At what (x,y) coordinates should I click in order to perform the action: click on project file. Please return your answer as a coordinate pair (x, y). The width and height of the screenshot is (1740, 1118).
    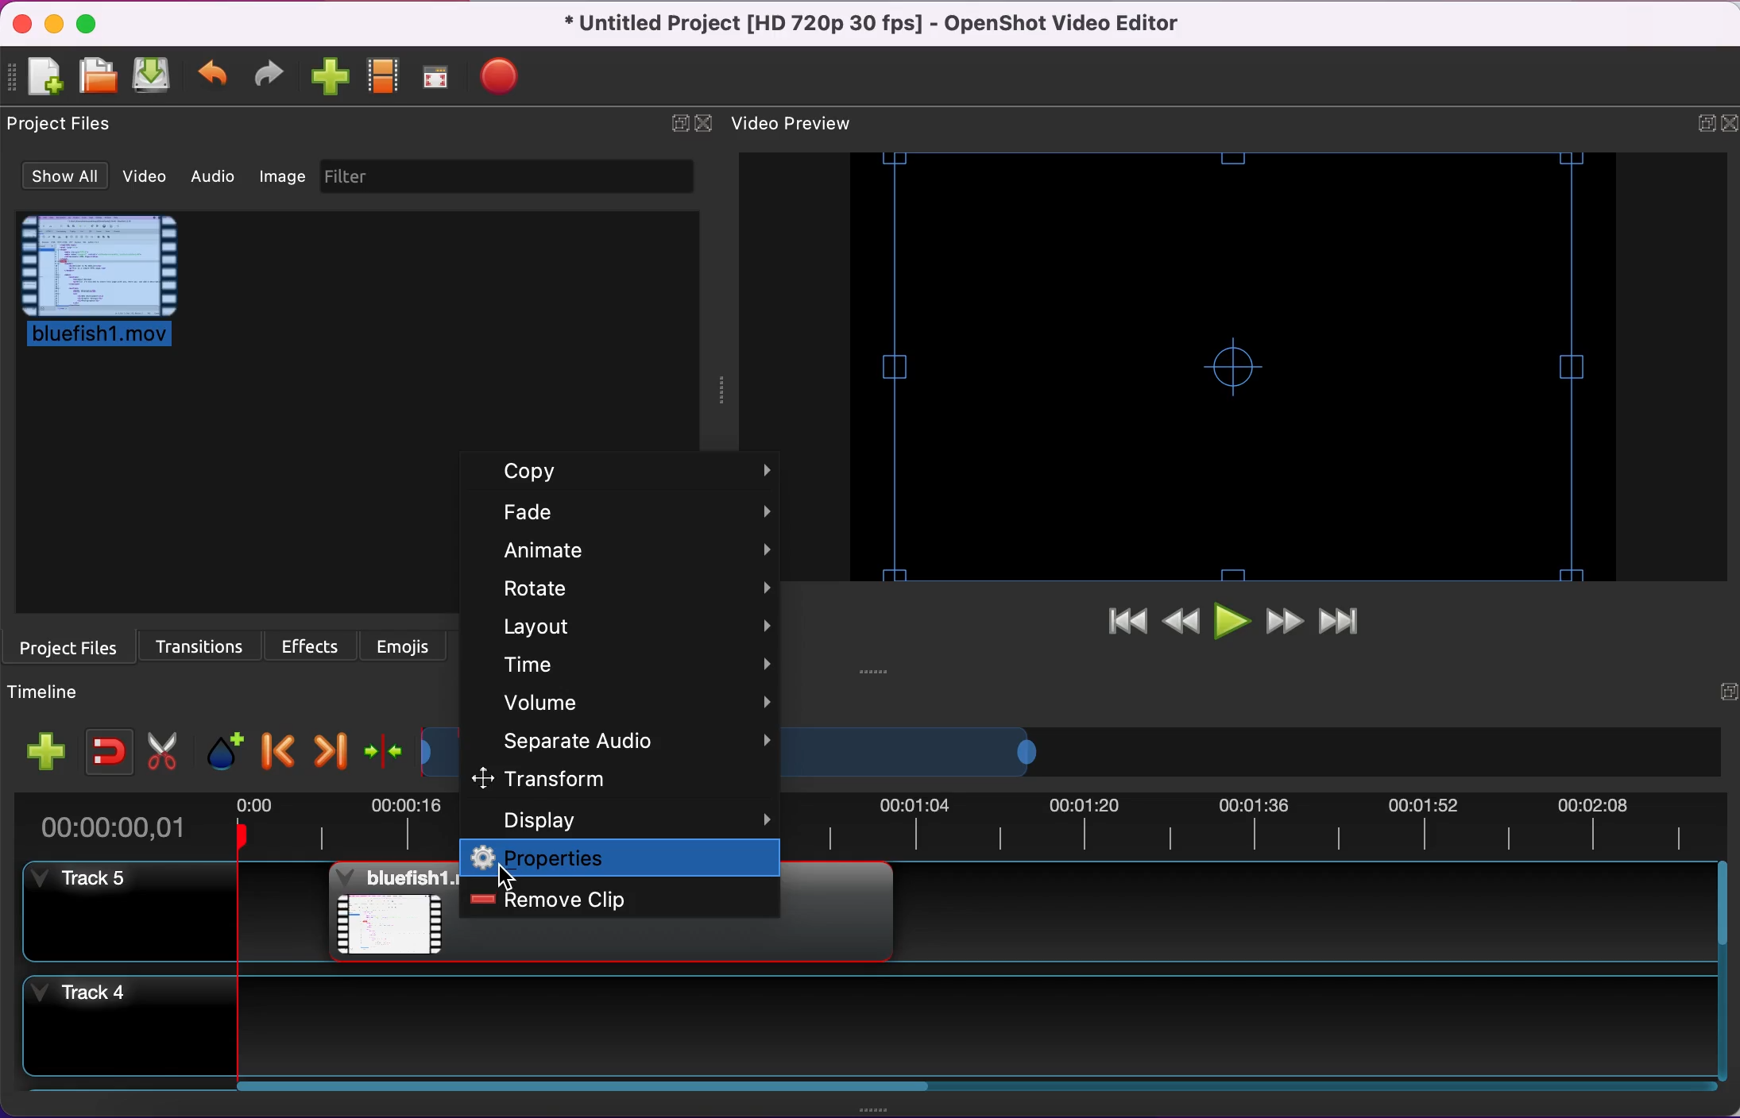
    Looking at the image, I should click on (98, 282).